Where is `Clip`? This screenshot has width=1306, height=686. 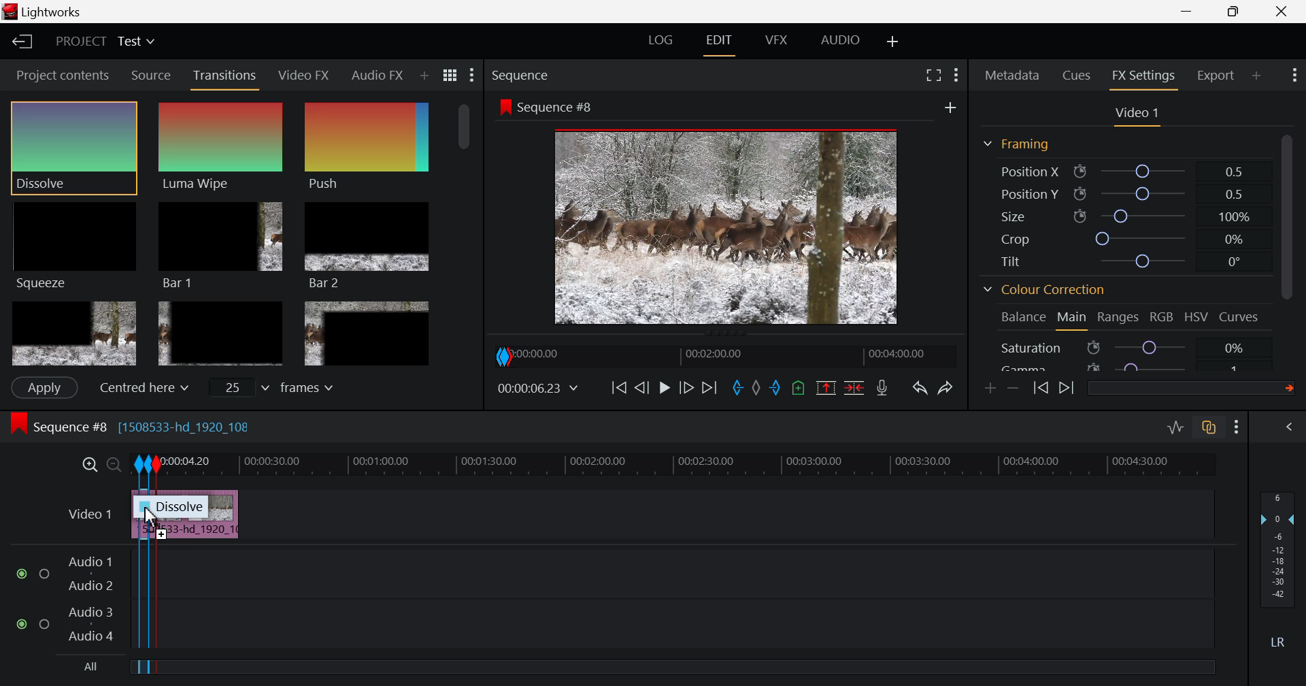 Clip is located at coordinates (213, 515).